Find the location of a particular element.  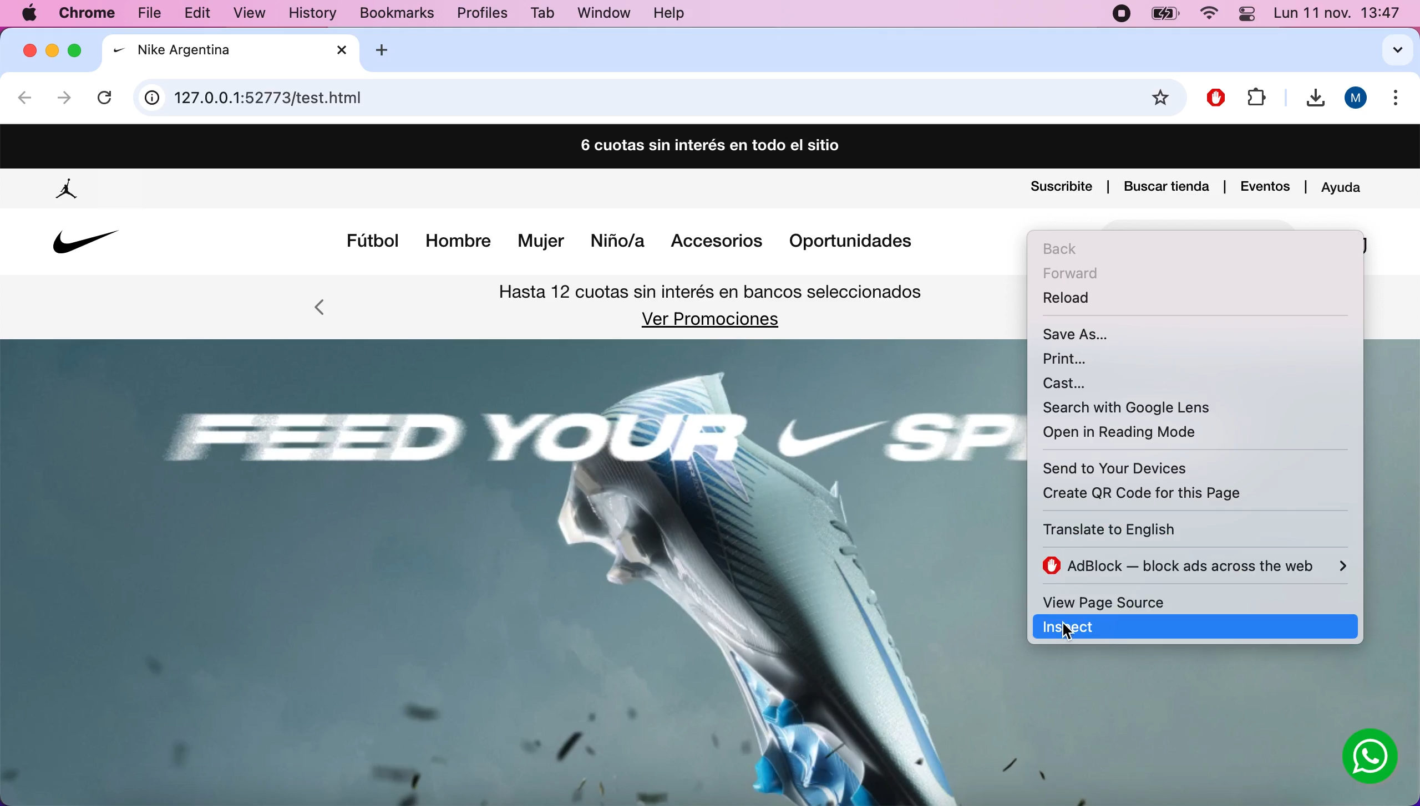

view page source is located at coordinates (1142, 601).